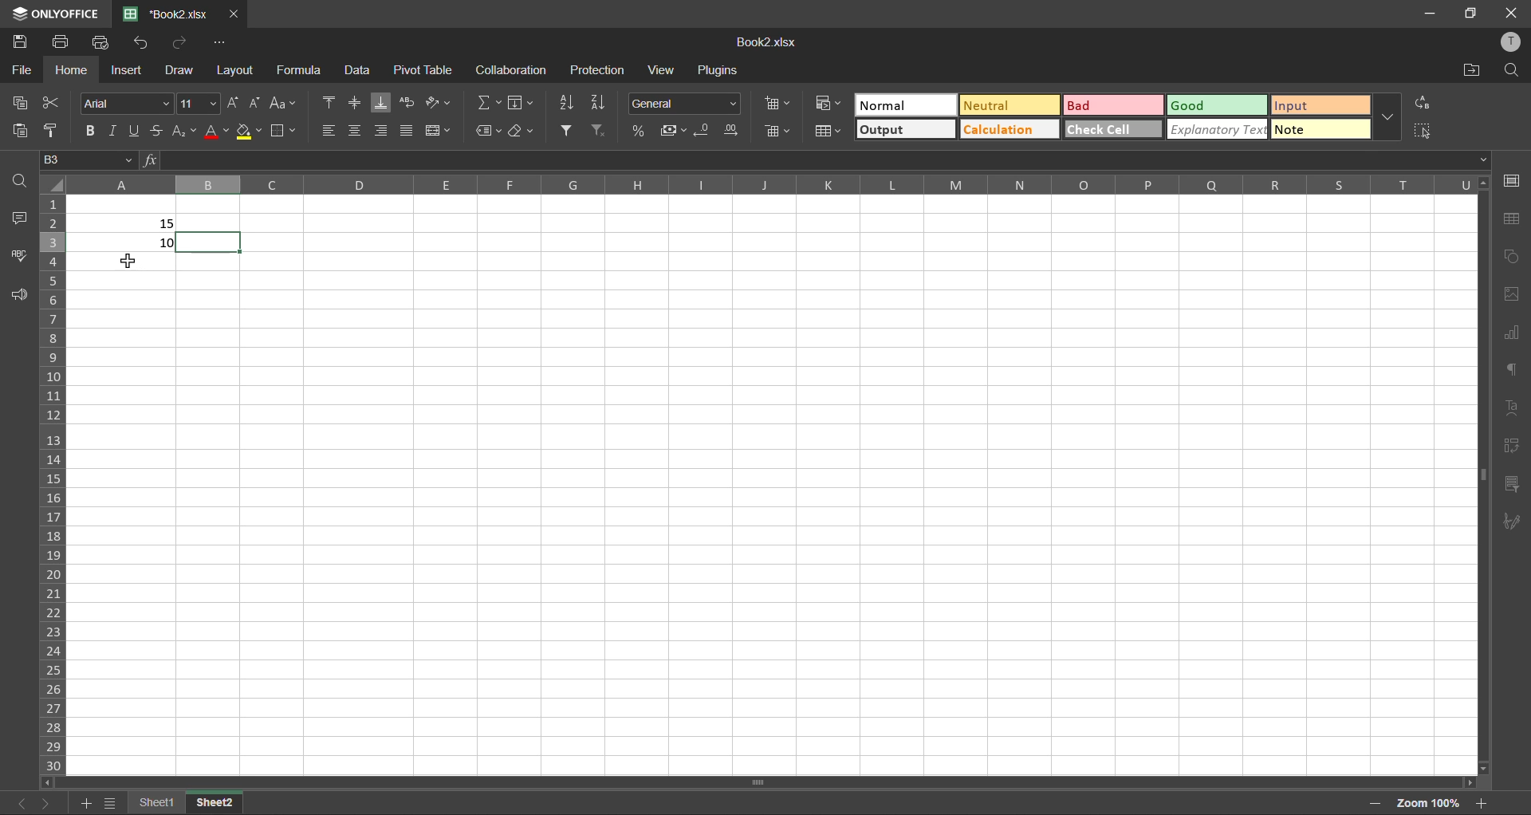 This screenshot has width=1531, height=815. I want to click on quick print, so click(104, 42).